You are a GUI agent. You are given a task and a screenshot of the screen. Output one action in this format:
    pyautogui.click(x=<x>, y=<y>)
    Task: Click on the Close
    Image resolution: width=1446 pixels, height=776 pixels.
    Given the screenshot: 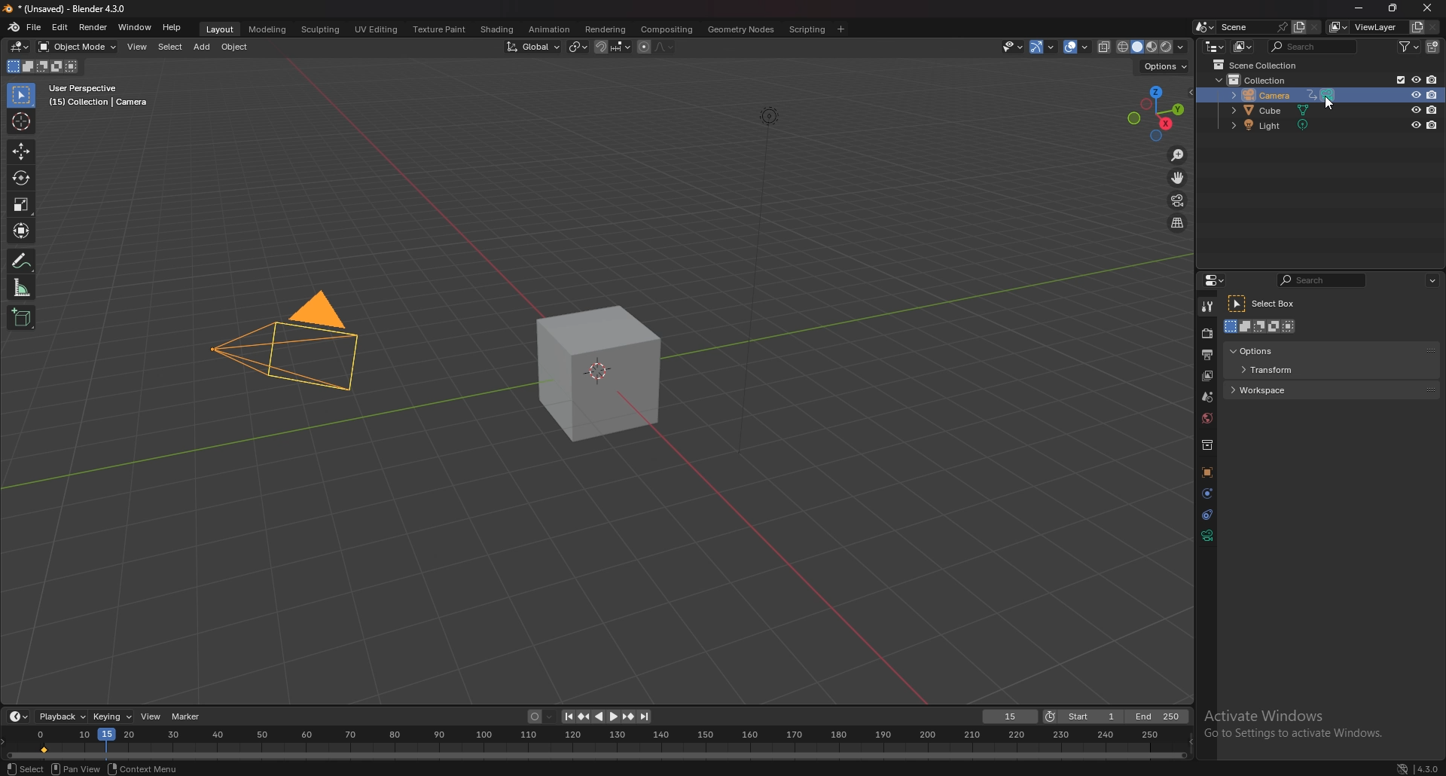 What is the action you would take?
    pyautogui.click(x=1425, y=8)
    